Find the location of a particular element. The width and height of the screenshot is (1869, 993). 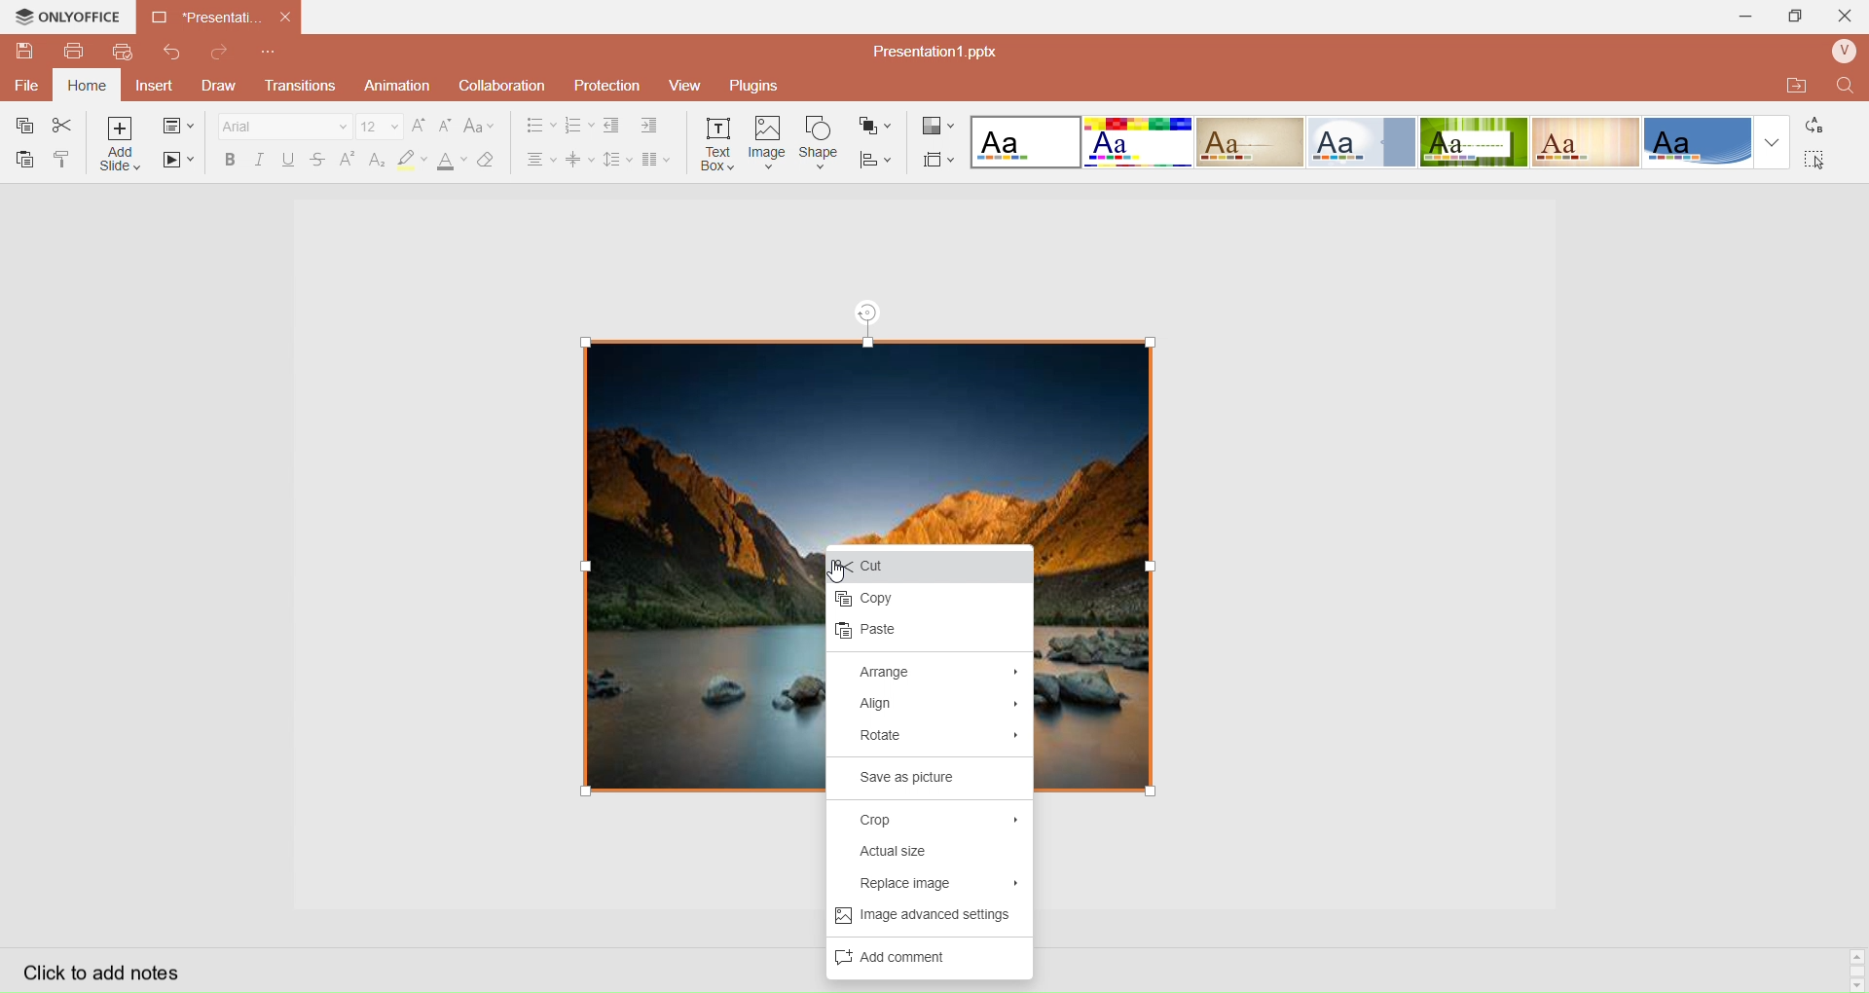

Underline is located at coordinates (288, 161).